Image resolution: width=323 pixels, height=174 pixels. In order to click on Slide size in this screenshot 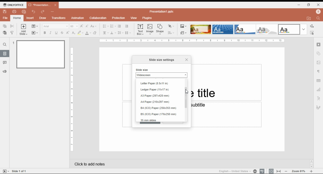, I will do `click(142, 70)`.